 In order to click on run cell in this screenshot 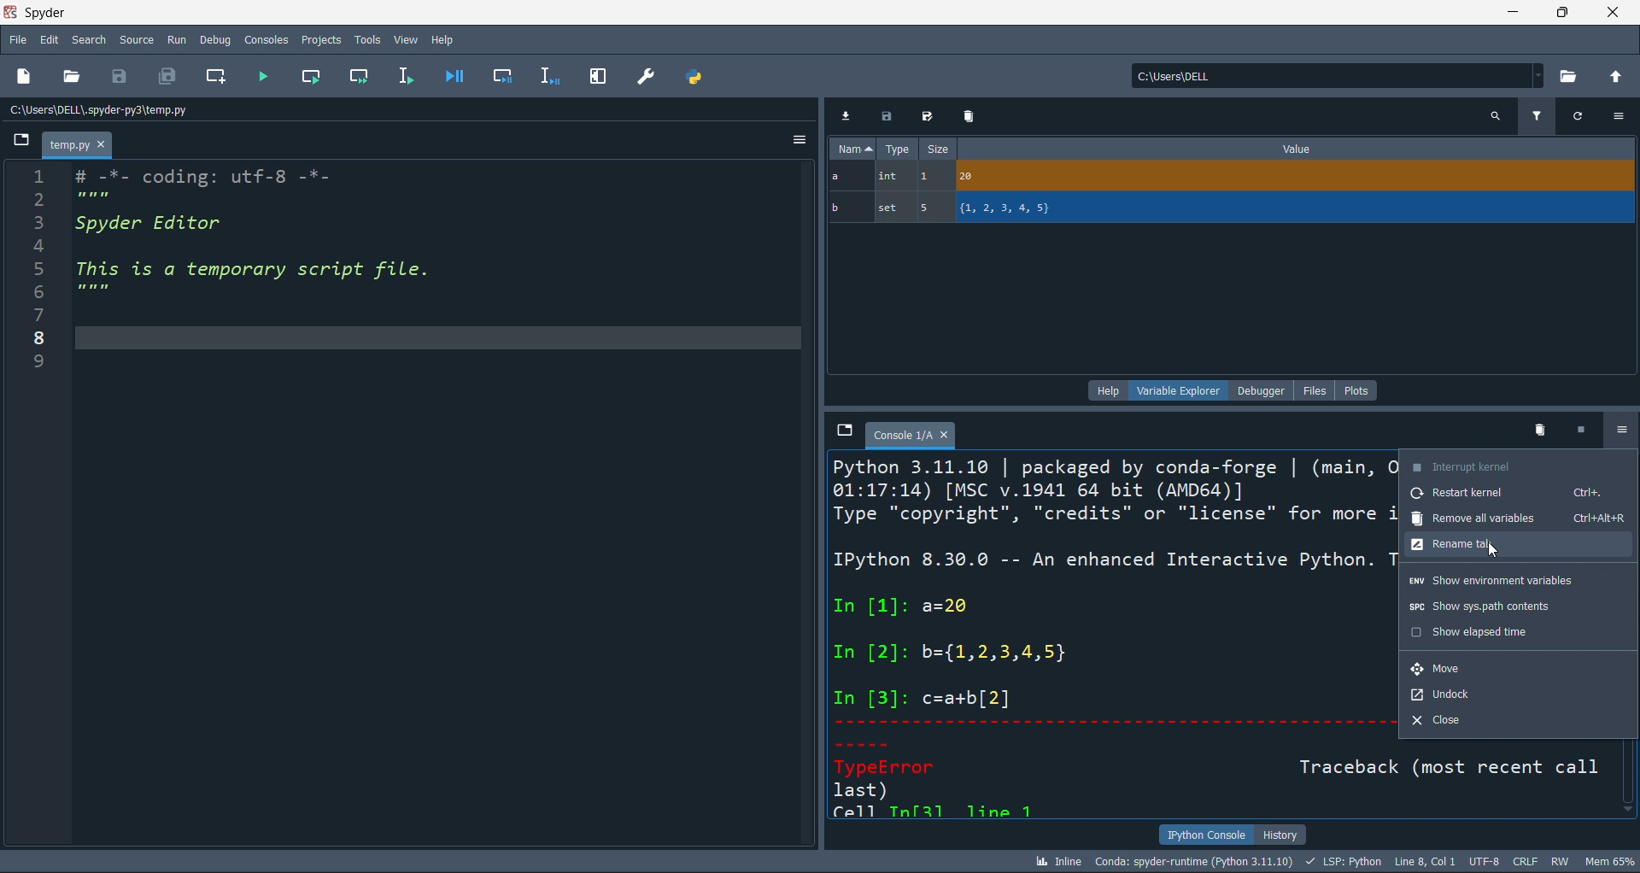, I will do `click(318, 78)`.